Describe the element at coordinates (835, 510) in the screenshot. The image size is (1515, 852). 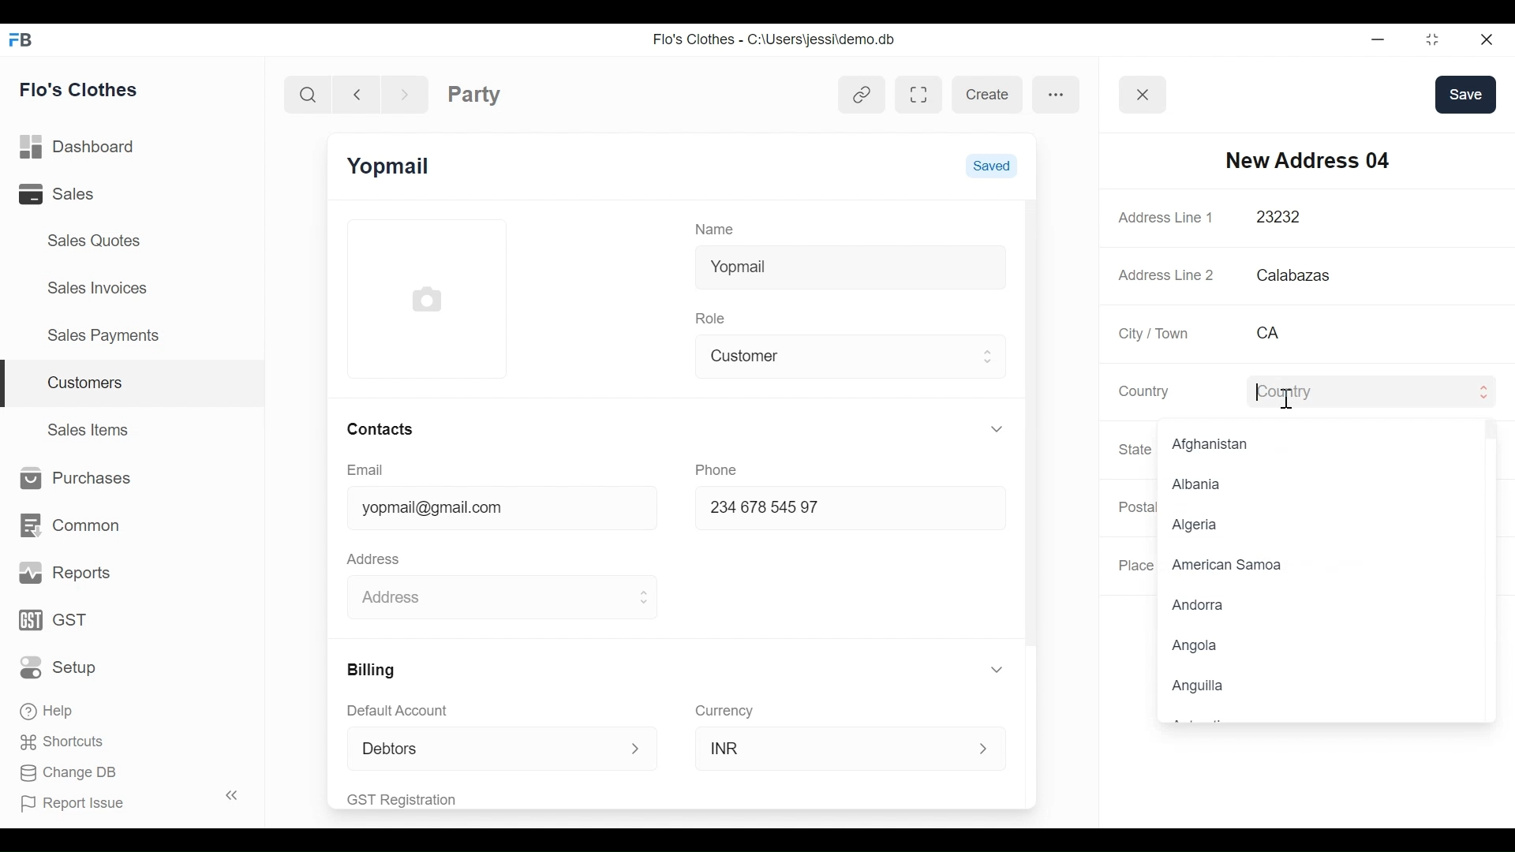
I see `234678 54597` at that location.